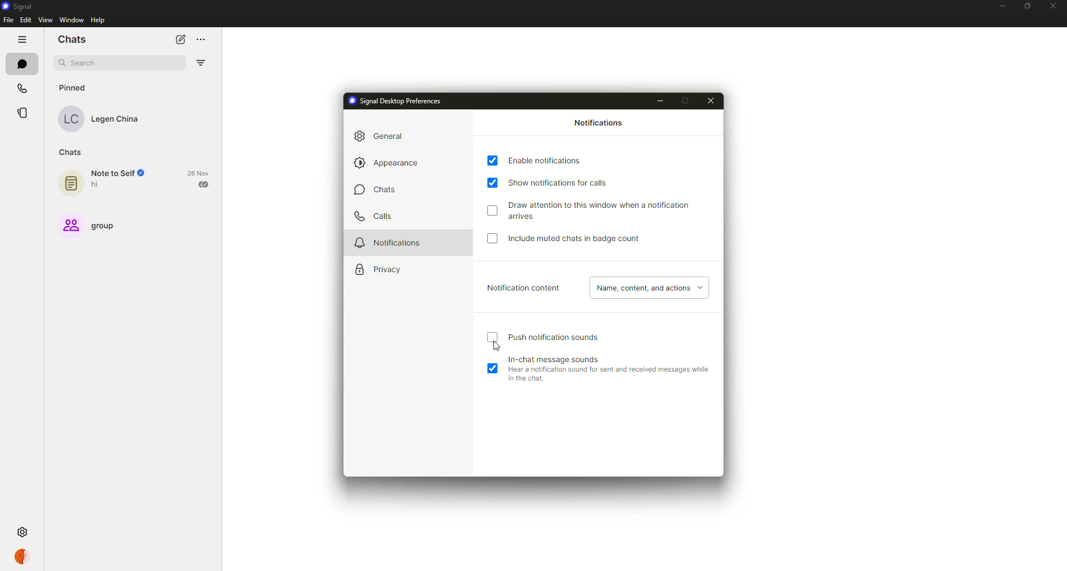 This screenshot has width=1067, height=571. Describe the element at coordinates (496, 347) in the screenshot. I see `cursor` at that location.